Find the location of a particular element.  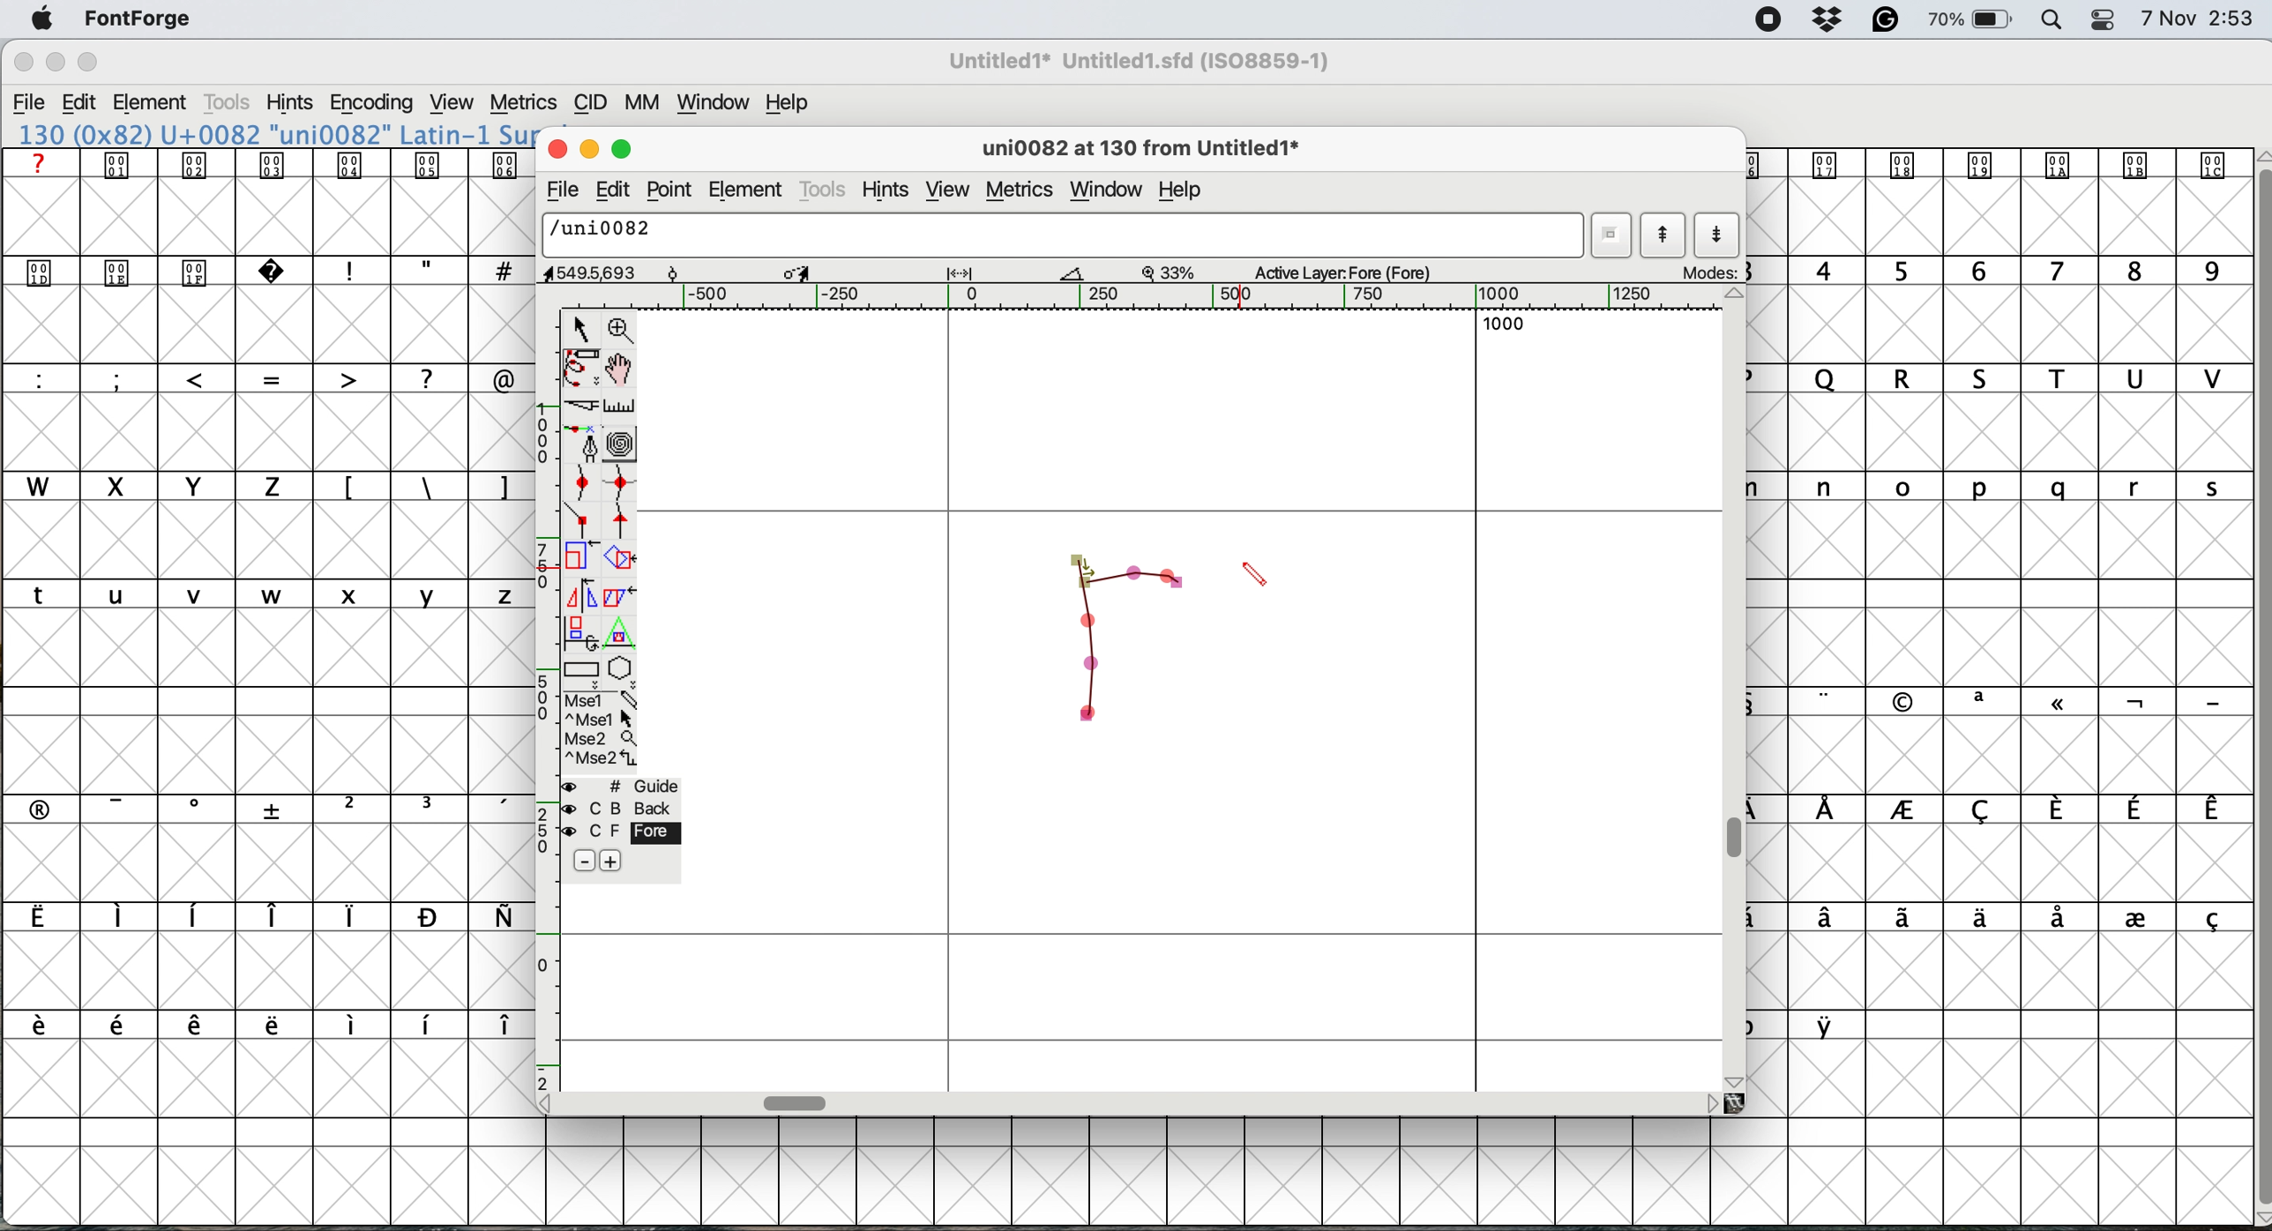

special icons is located at coordinates (269, 164).